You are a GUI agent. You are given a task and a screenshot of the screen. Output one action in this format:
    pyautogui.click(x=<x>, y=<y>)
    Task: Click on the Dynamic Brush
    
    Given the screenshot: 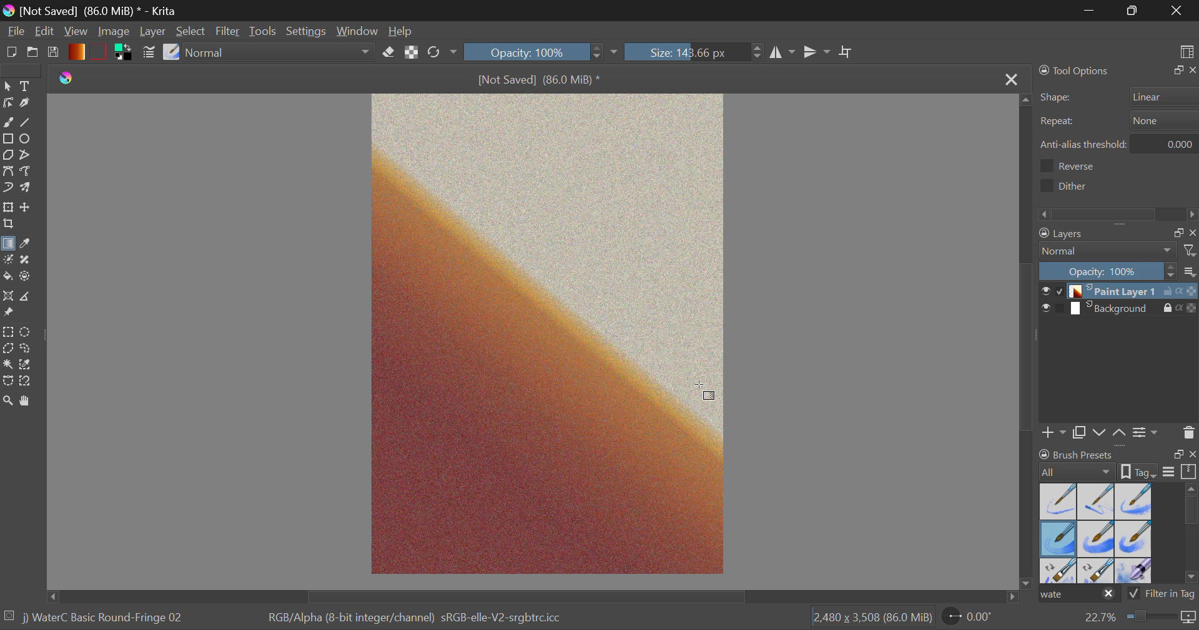 What is the action you would take?
    pyautogui.click(x=7, y=187)
    